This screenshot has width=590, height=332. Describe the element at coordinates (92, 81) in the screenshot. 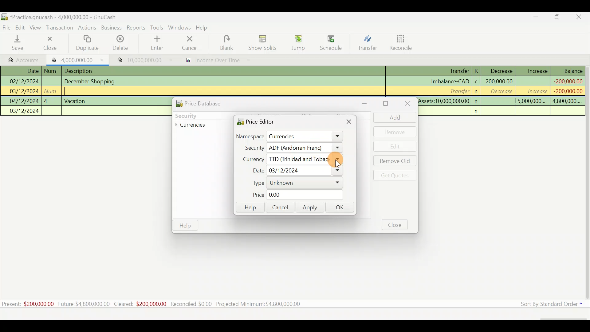

I see `December Shopping` at that location.